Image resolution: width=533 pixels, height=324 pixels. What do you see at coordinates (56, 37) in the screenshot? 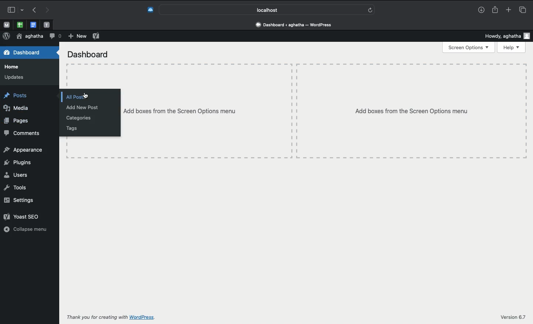
I see `Comment` at bounding box center [56, 37].